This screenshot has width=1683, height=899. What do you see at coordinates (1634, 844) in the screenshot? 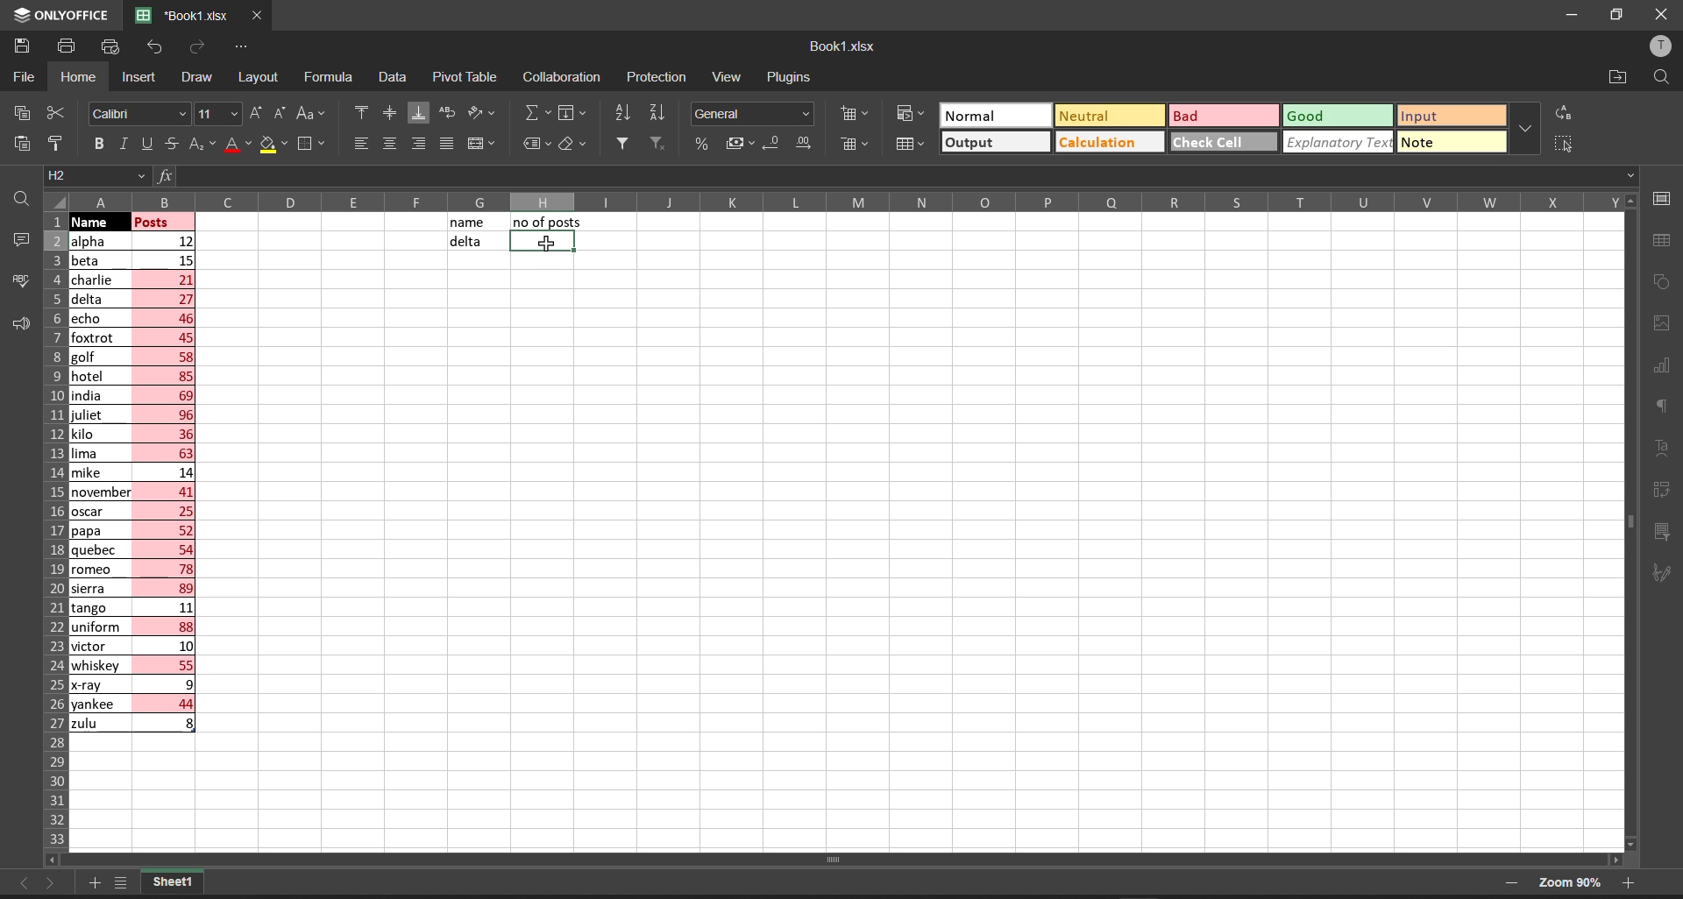
I see `scroll down` at bounding box center [1634, 844].